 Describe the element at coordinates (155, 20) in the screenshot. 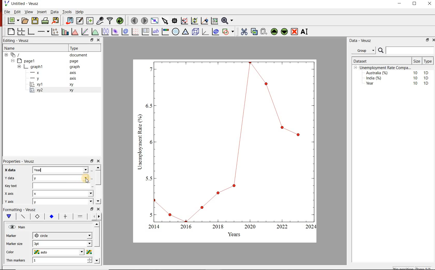

I see `view plot on full screen` at that location.